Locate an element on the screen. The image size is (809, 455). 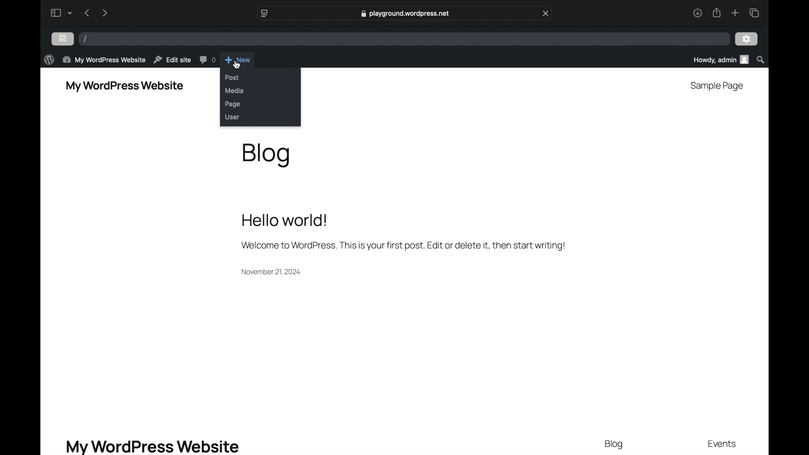
post is located at coordinates (233, 78).